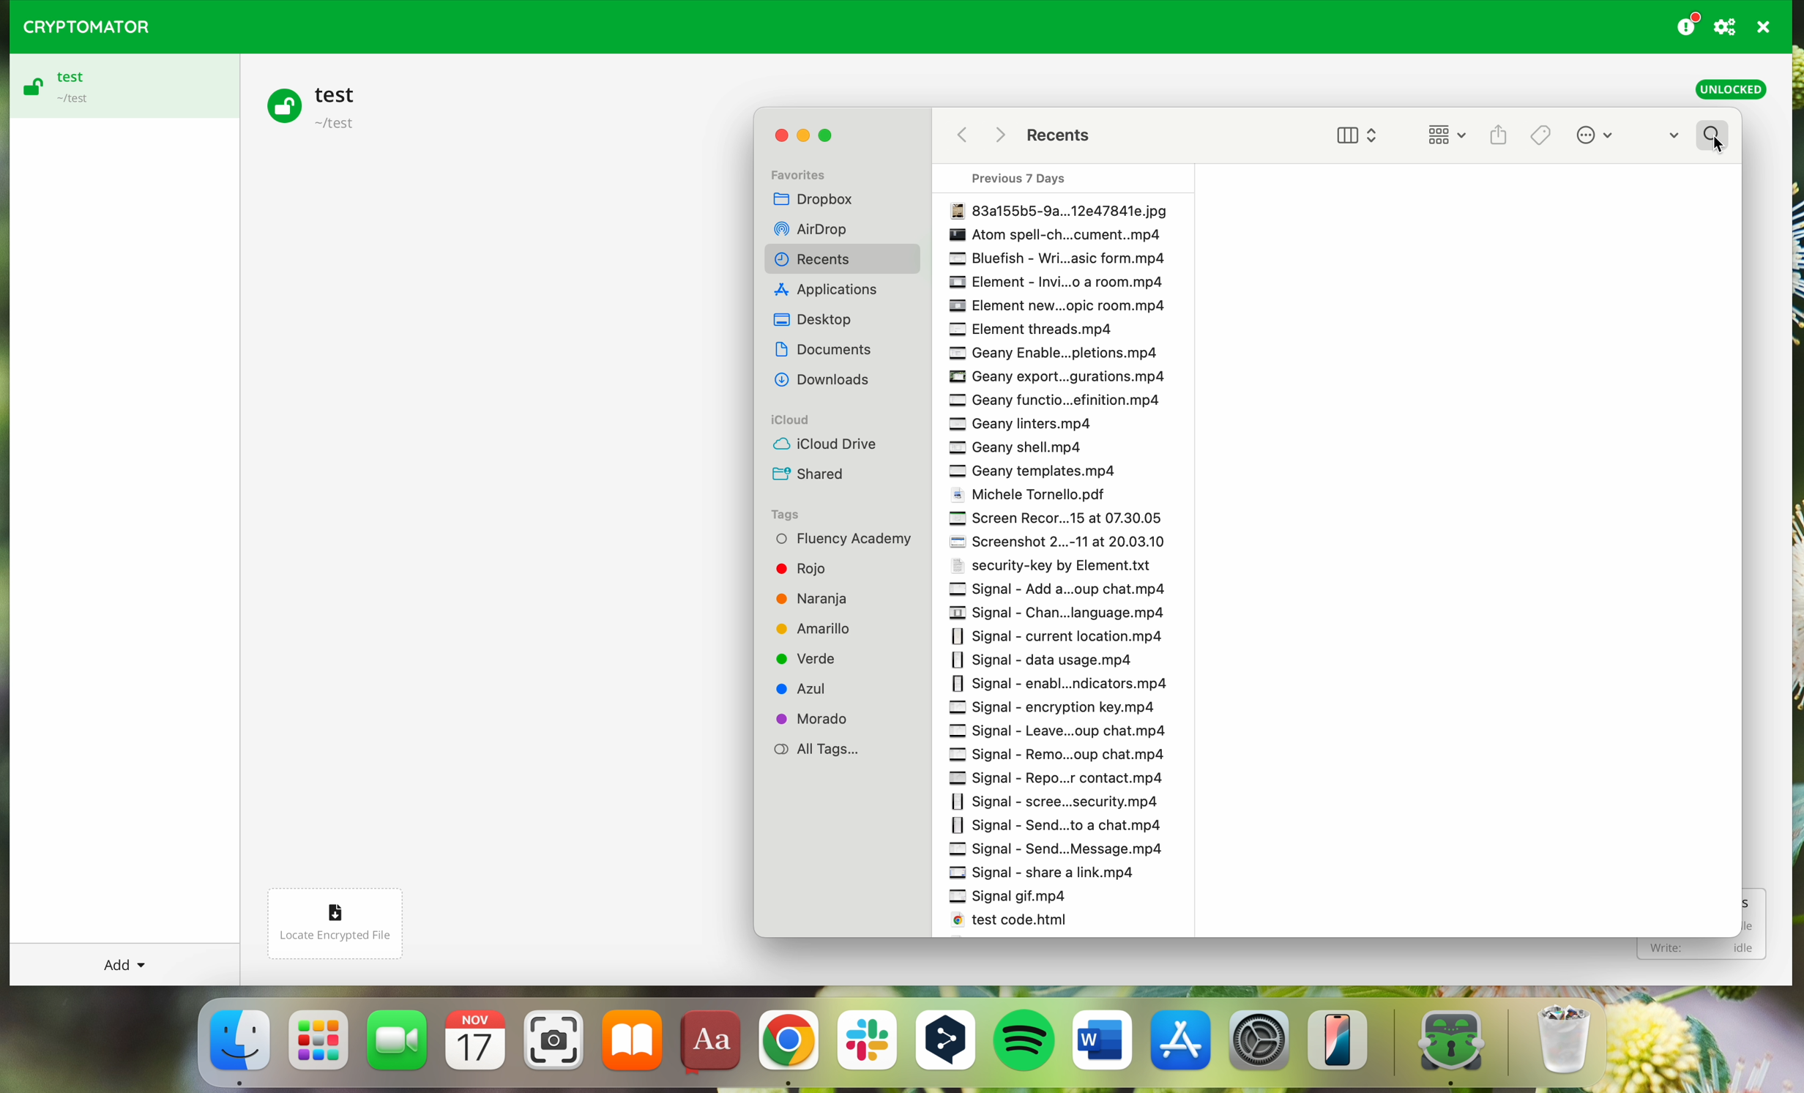 The image size is (1804, 1093). Describe the element at coordinates (1077, 733) in the screenshot. I see `signal leave` at that location.